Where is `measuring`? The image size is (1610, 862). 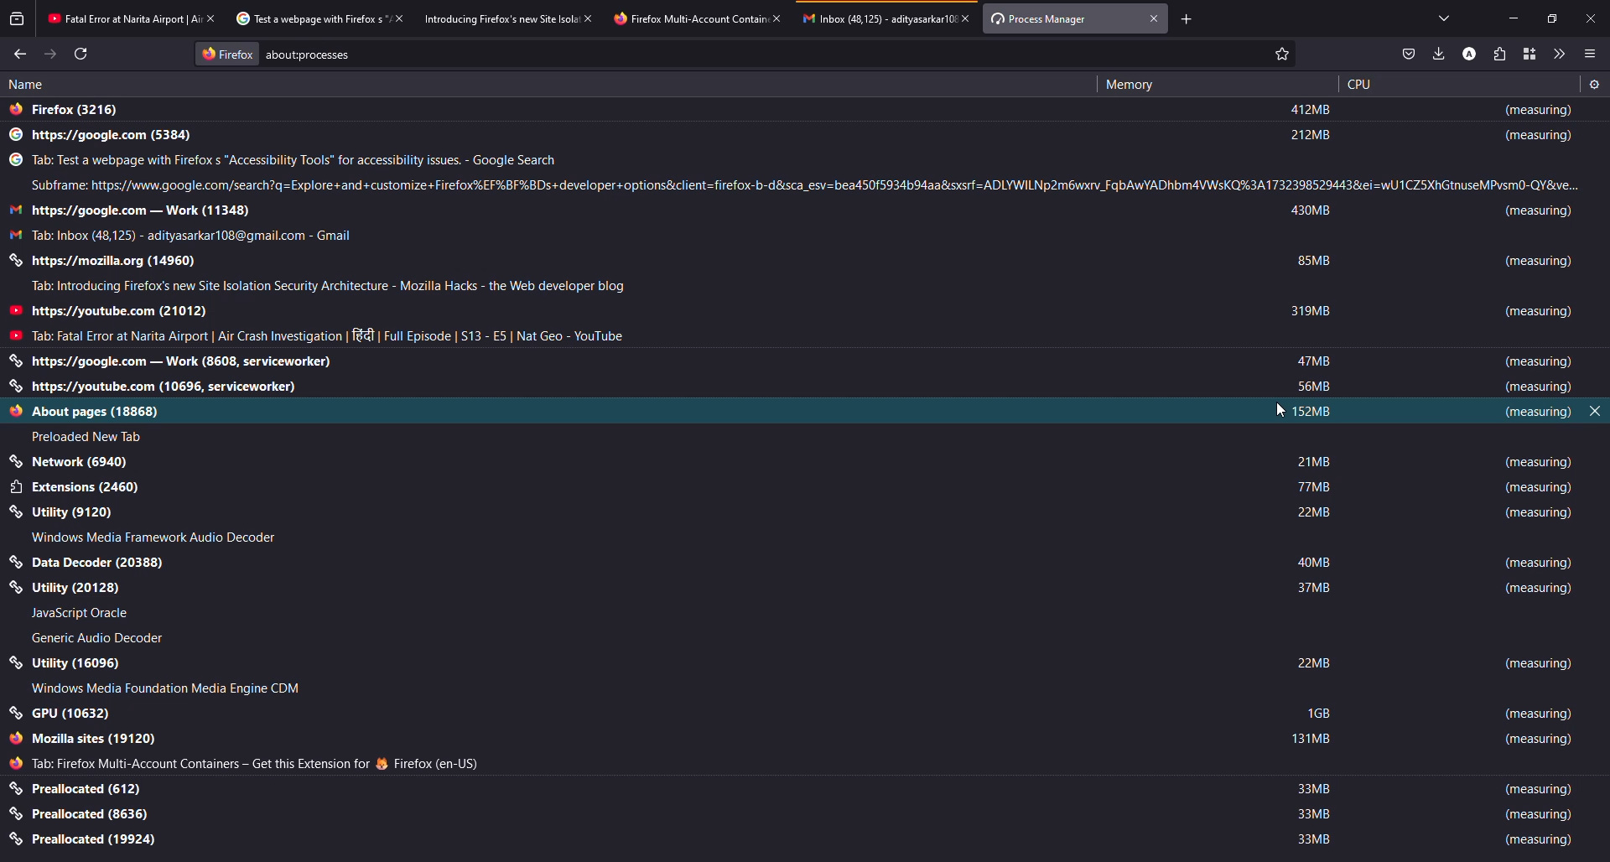
measuring is located at coordinates (1540, 588).